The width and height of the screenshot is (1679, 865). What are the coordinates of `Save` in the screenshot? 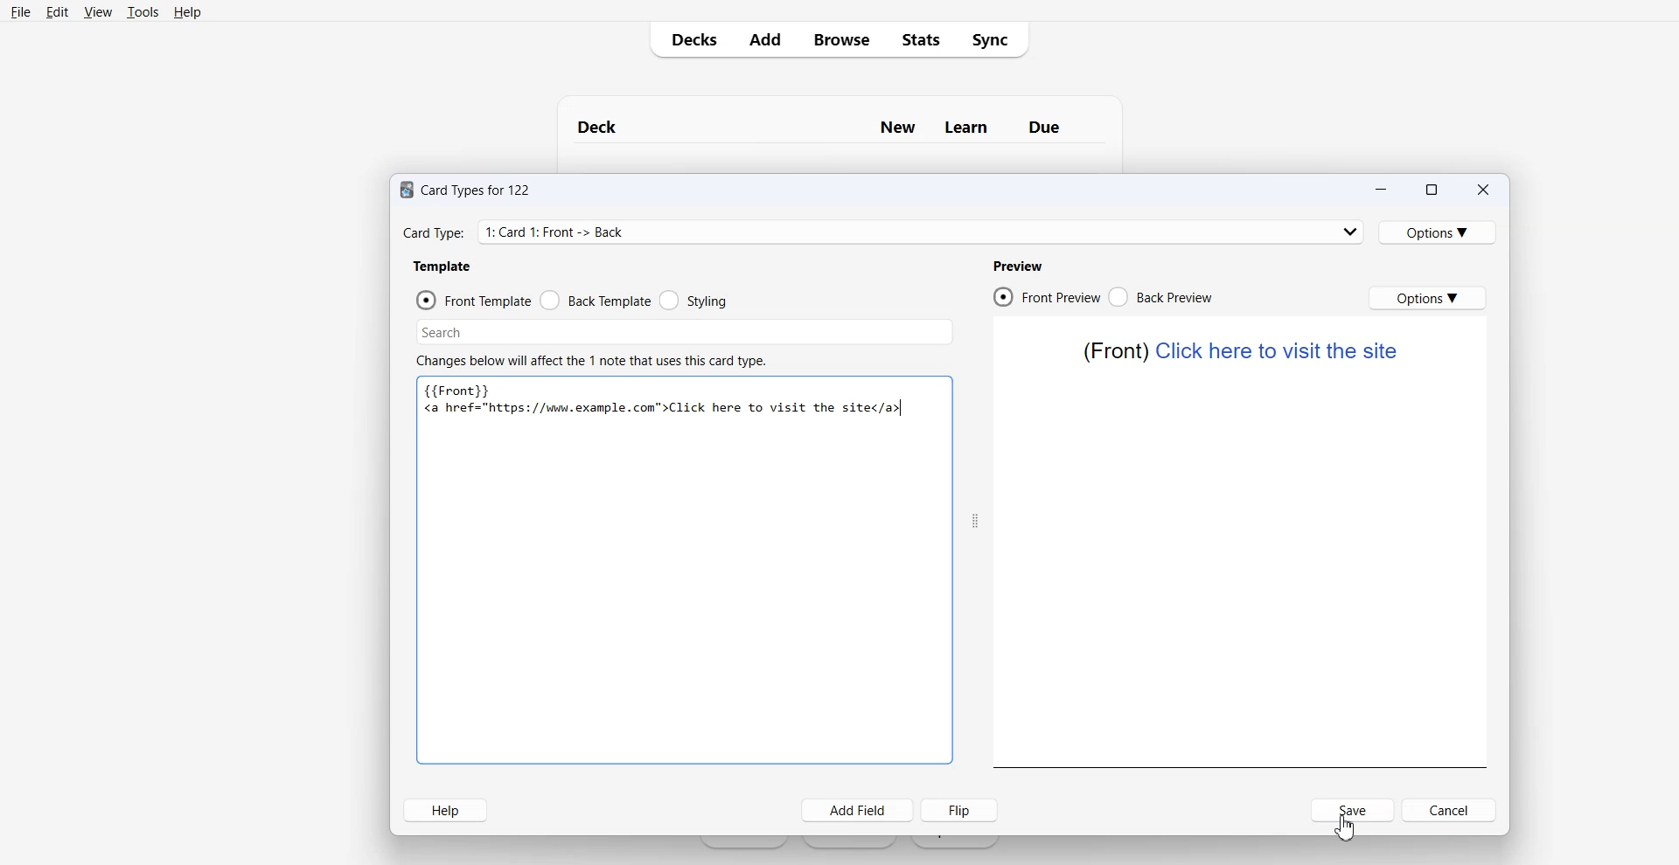 It's located at (1353, 810).